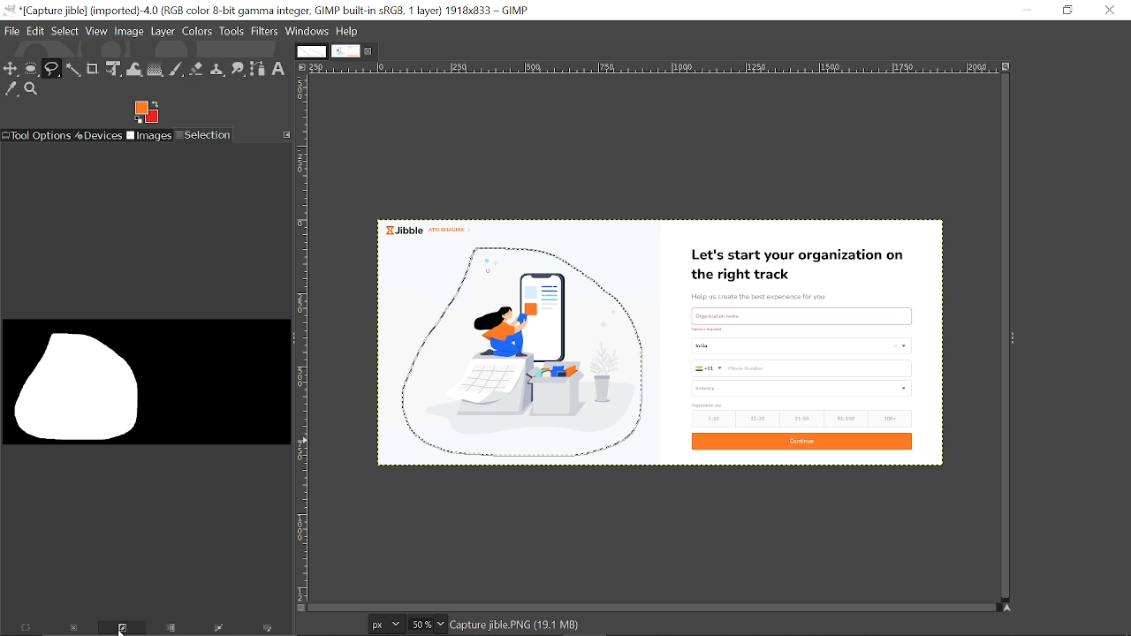 The width and height of the screenshot is (1131, 636). Describe the element at coordinates (65, 30) in the screenshot. I see `Select` at that location.